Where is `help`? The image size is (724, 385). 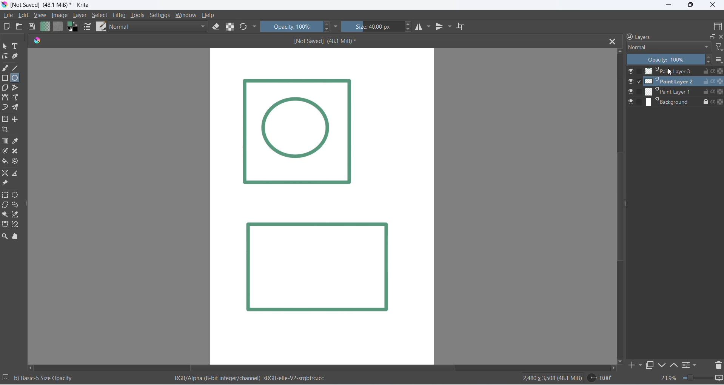
help is located at coordinates (208, 16).